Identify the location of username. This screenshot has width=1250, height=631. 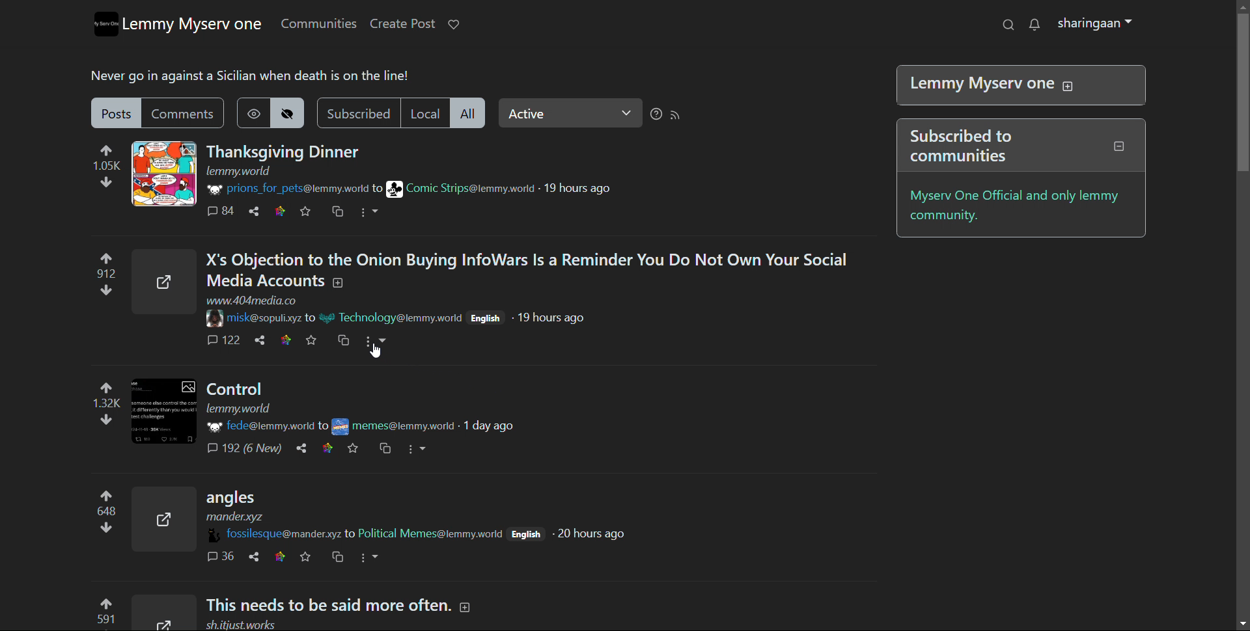
(260, 317).